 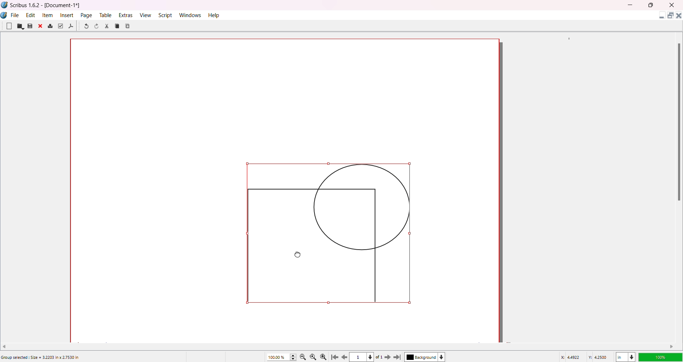 What do you see at coordinates (215, 15) in the screenshot?
I see `Help` at bounding box center [215, 15].